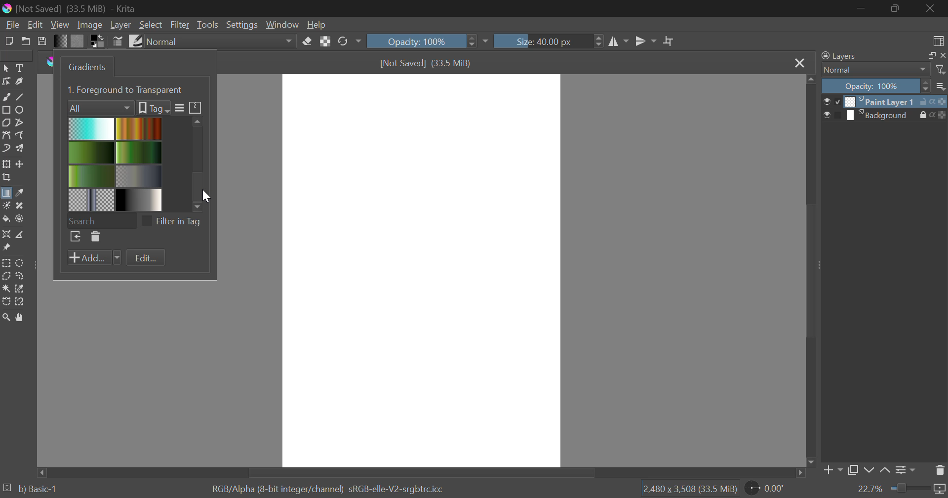 The width and height of the screenshot is (948, 498). I want to click on Measurement, so click(20, 235).